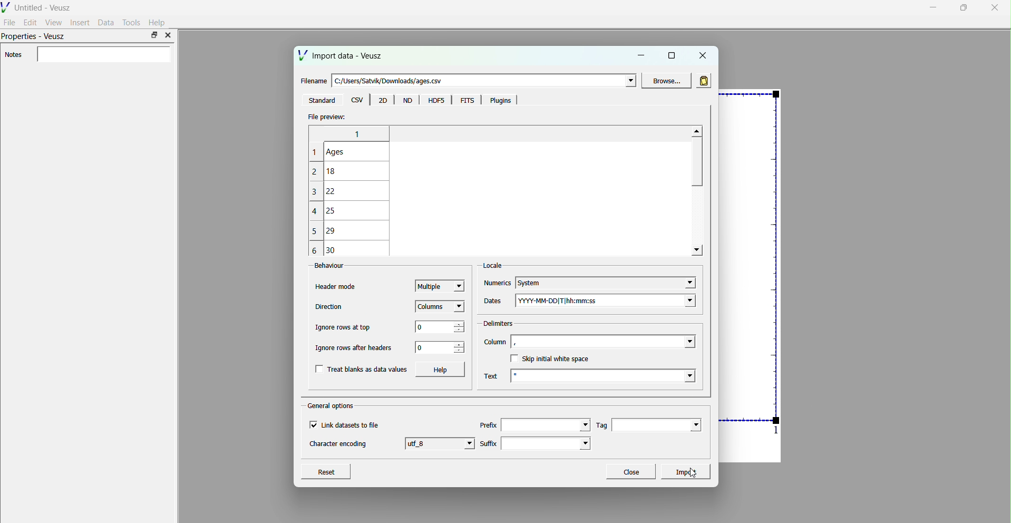 This screenshot has width=1011, height=523. What do you see at coordinates (440, 285) in the screenshot?
I see `Multiple` at bounding box center [440, 285].